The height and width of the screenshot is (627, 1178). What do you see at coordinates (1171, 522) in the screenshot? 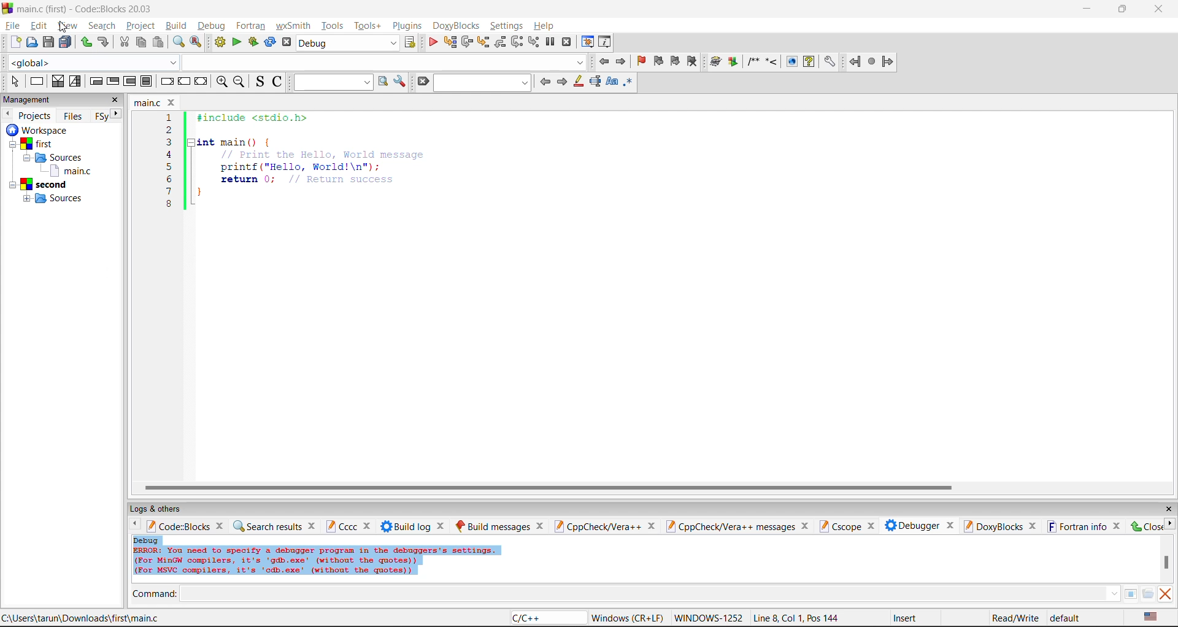
I see `next` at bounding box center [1171, 522].